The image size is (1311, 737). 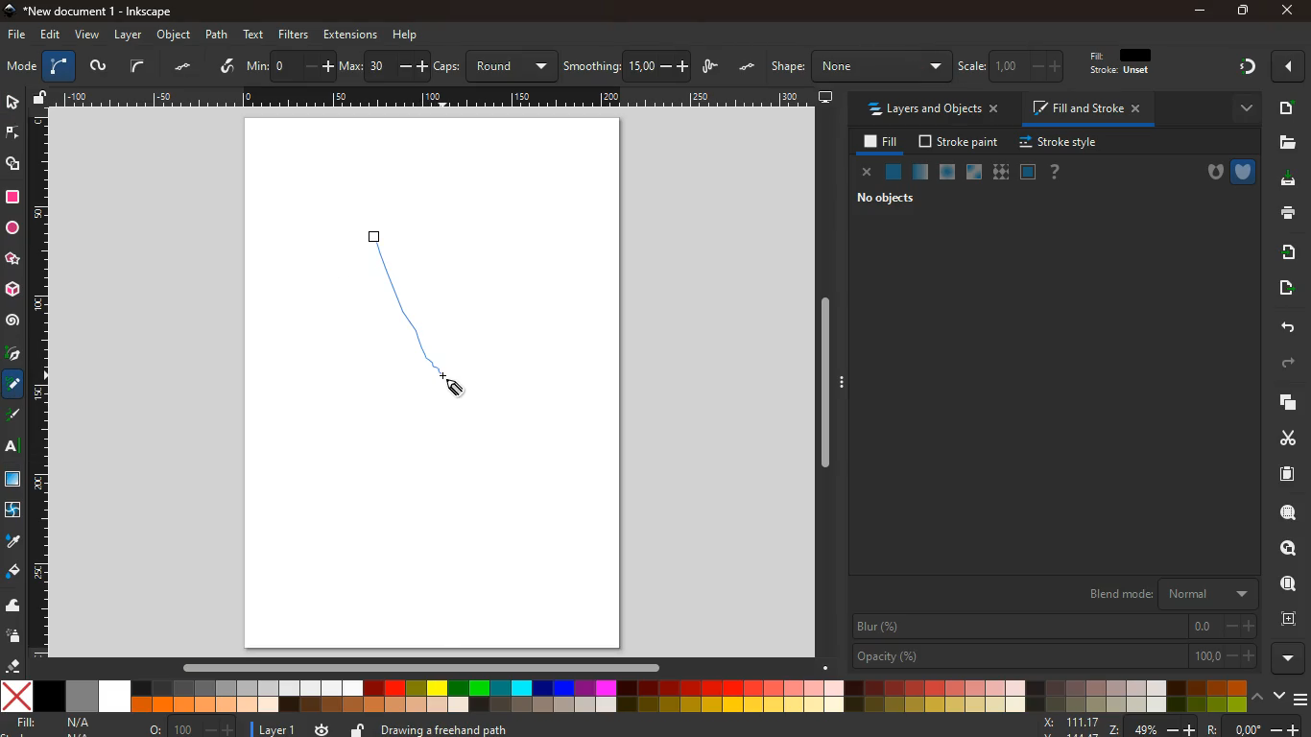 What do you see at coordinates (1282, 438) in the screenshot?
I see `cut` at bounding box center [1282, 438].